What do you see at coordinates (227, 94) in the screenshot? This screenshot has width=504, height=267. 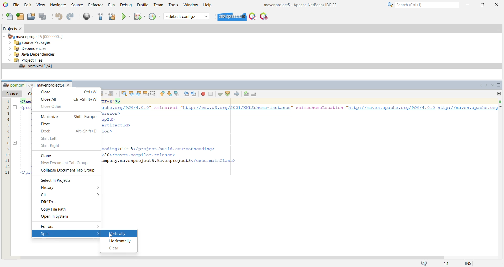 I see `Validate XML` at bounding box center [227, 94].